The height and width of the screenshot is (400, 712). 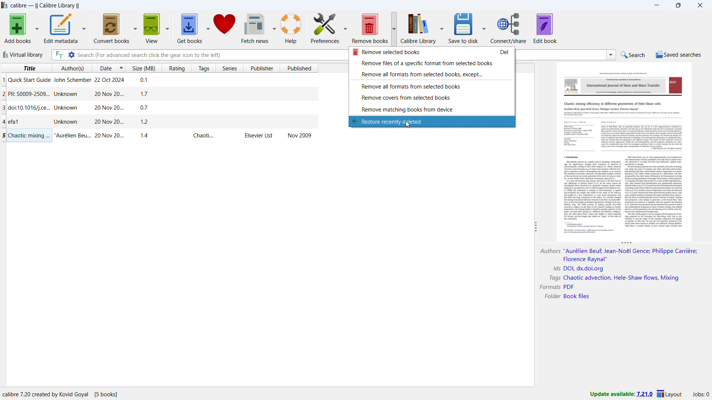 What do you see at coordinates (112, 28) in the screenshot?
I see `convert books` at bounding box center [112, 28].